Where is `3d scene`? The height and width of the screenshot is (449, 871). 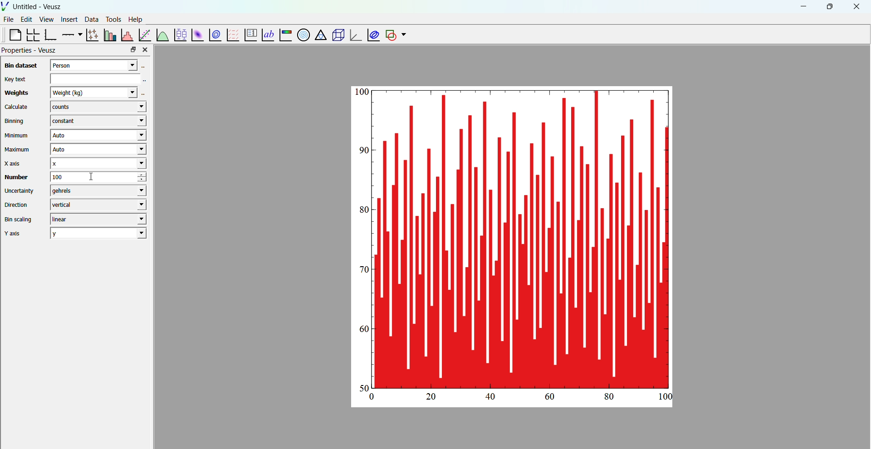 3d scene is located at coordinates (337, 35).